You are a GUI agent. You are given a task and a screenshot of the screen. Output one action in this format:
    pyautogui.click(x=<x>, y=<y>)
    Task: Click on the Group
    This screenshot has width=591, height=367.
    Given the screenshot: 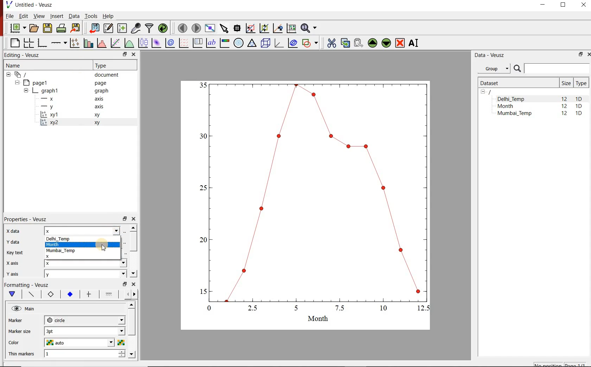 What is the action you would take?
    pyautogui.click(x=494, y=68)
    